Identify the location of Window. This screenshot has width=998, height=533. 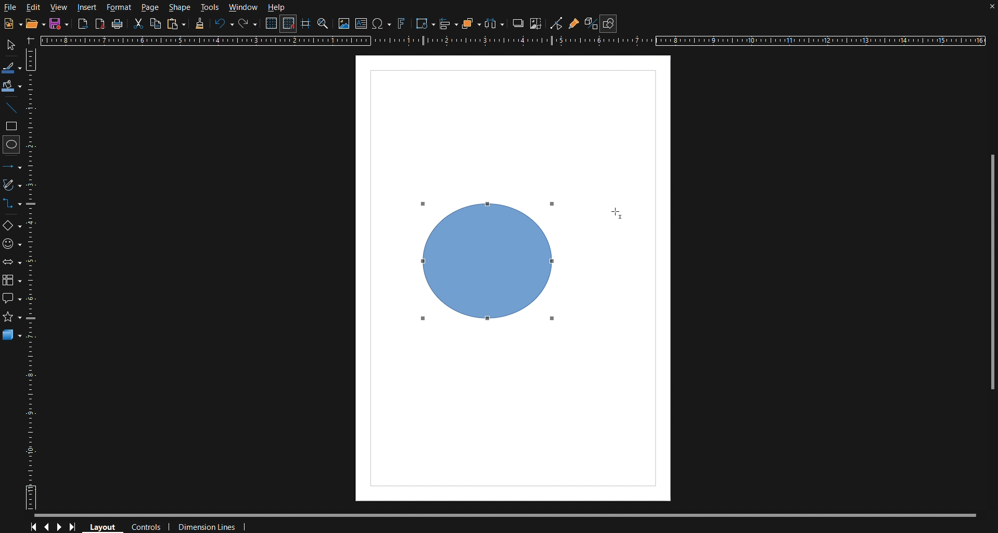
(243, 7).